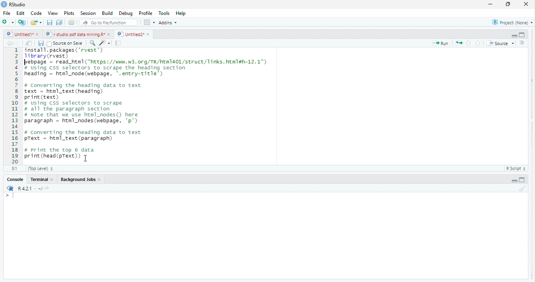  I want to click on hide r script, so click(514, 181).